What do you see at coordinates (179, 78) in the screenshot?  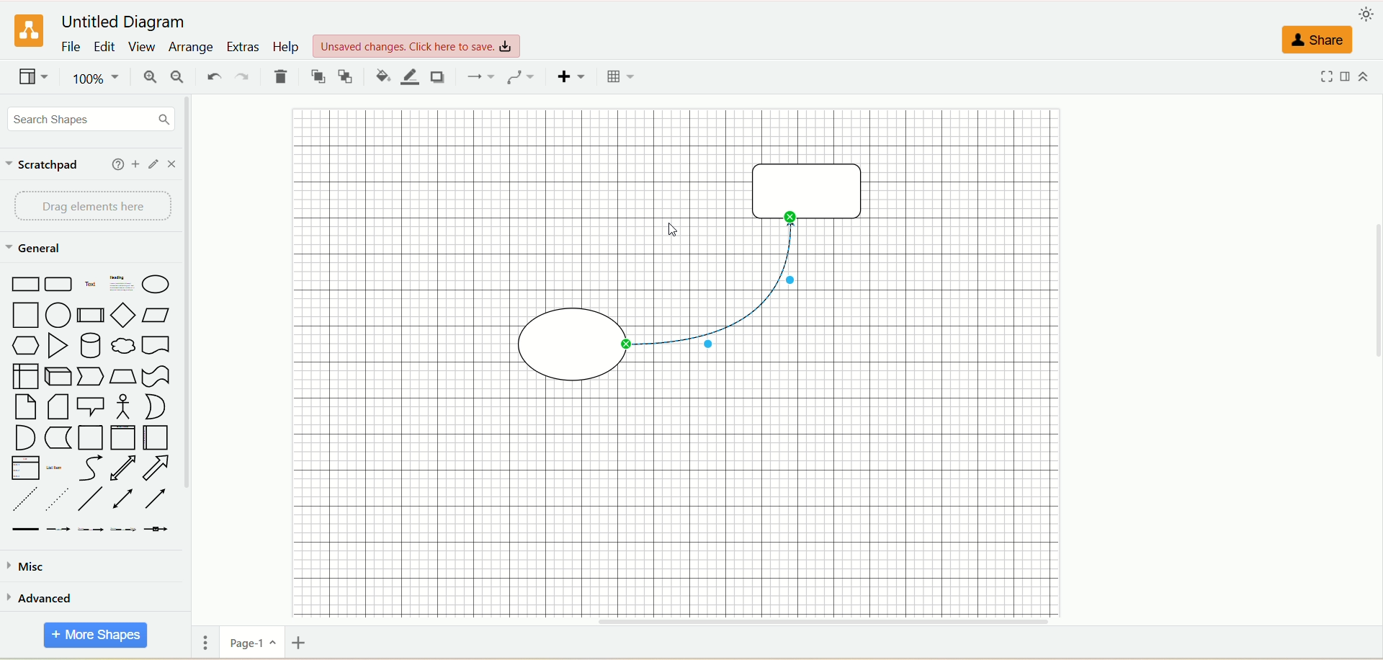 I see `zoom out` at bounding box center [179, 78].